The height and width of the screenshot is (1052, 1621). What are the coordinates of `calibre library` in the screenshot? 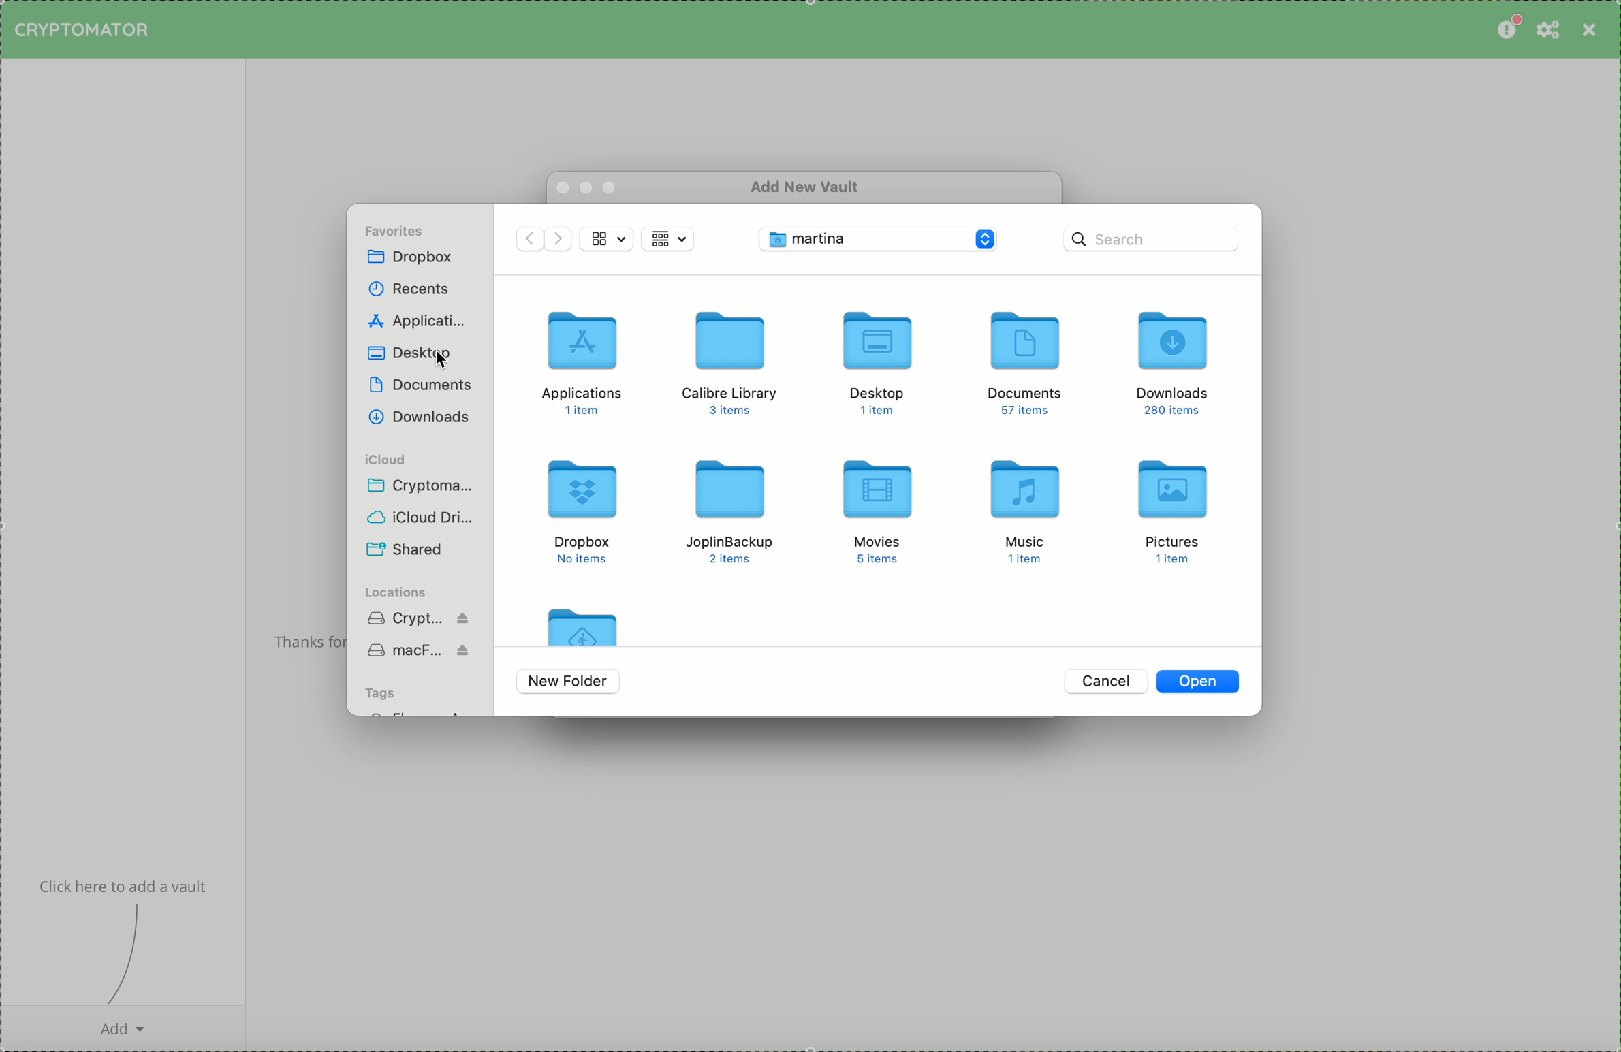 It's located at (729, 364).